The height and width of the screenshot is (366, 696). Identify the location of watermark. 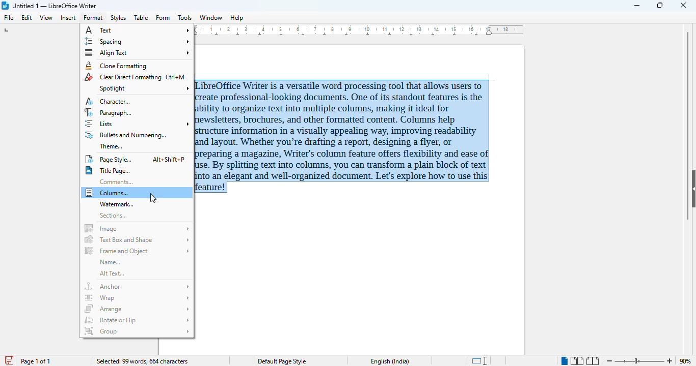
(118, 204).